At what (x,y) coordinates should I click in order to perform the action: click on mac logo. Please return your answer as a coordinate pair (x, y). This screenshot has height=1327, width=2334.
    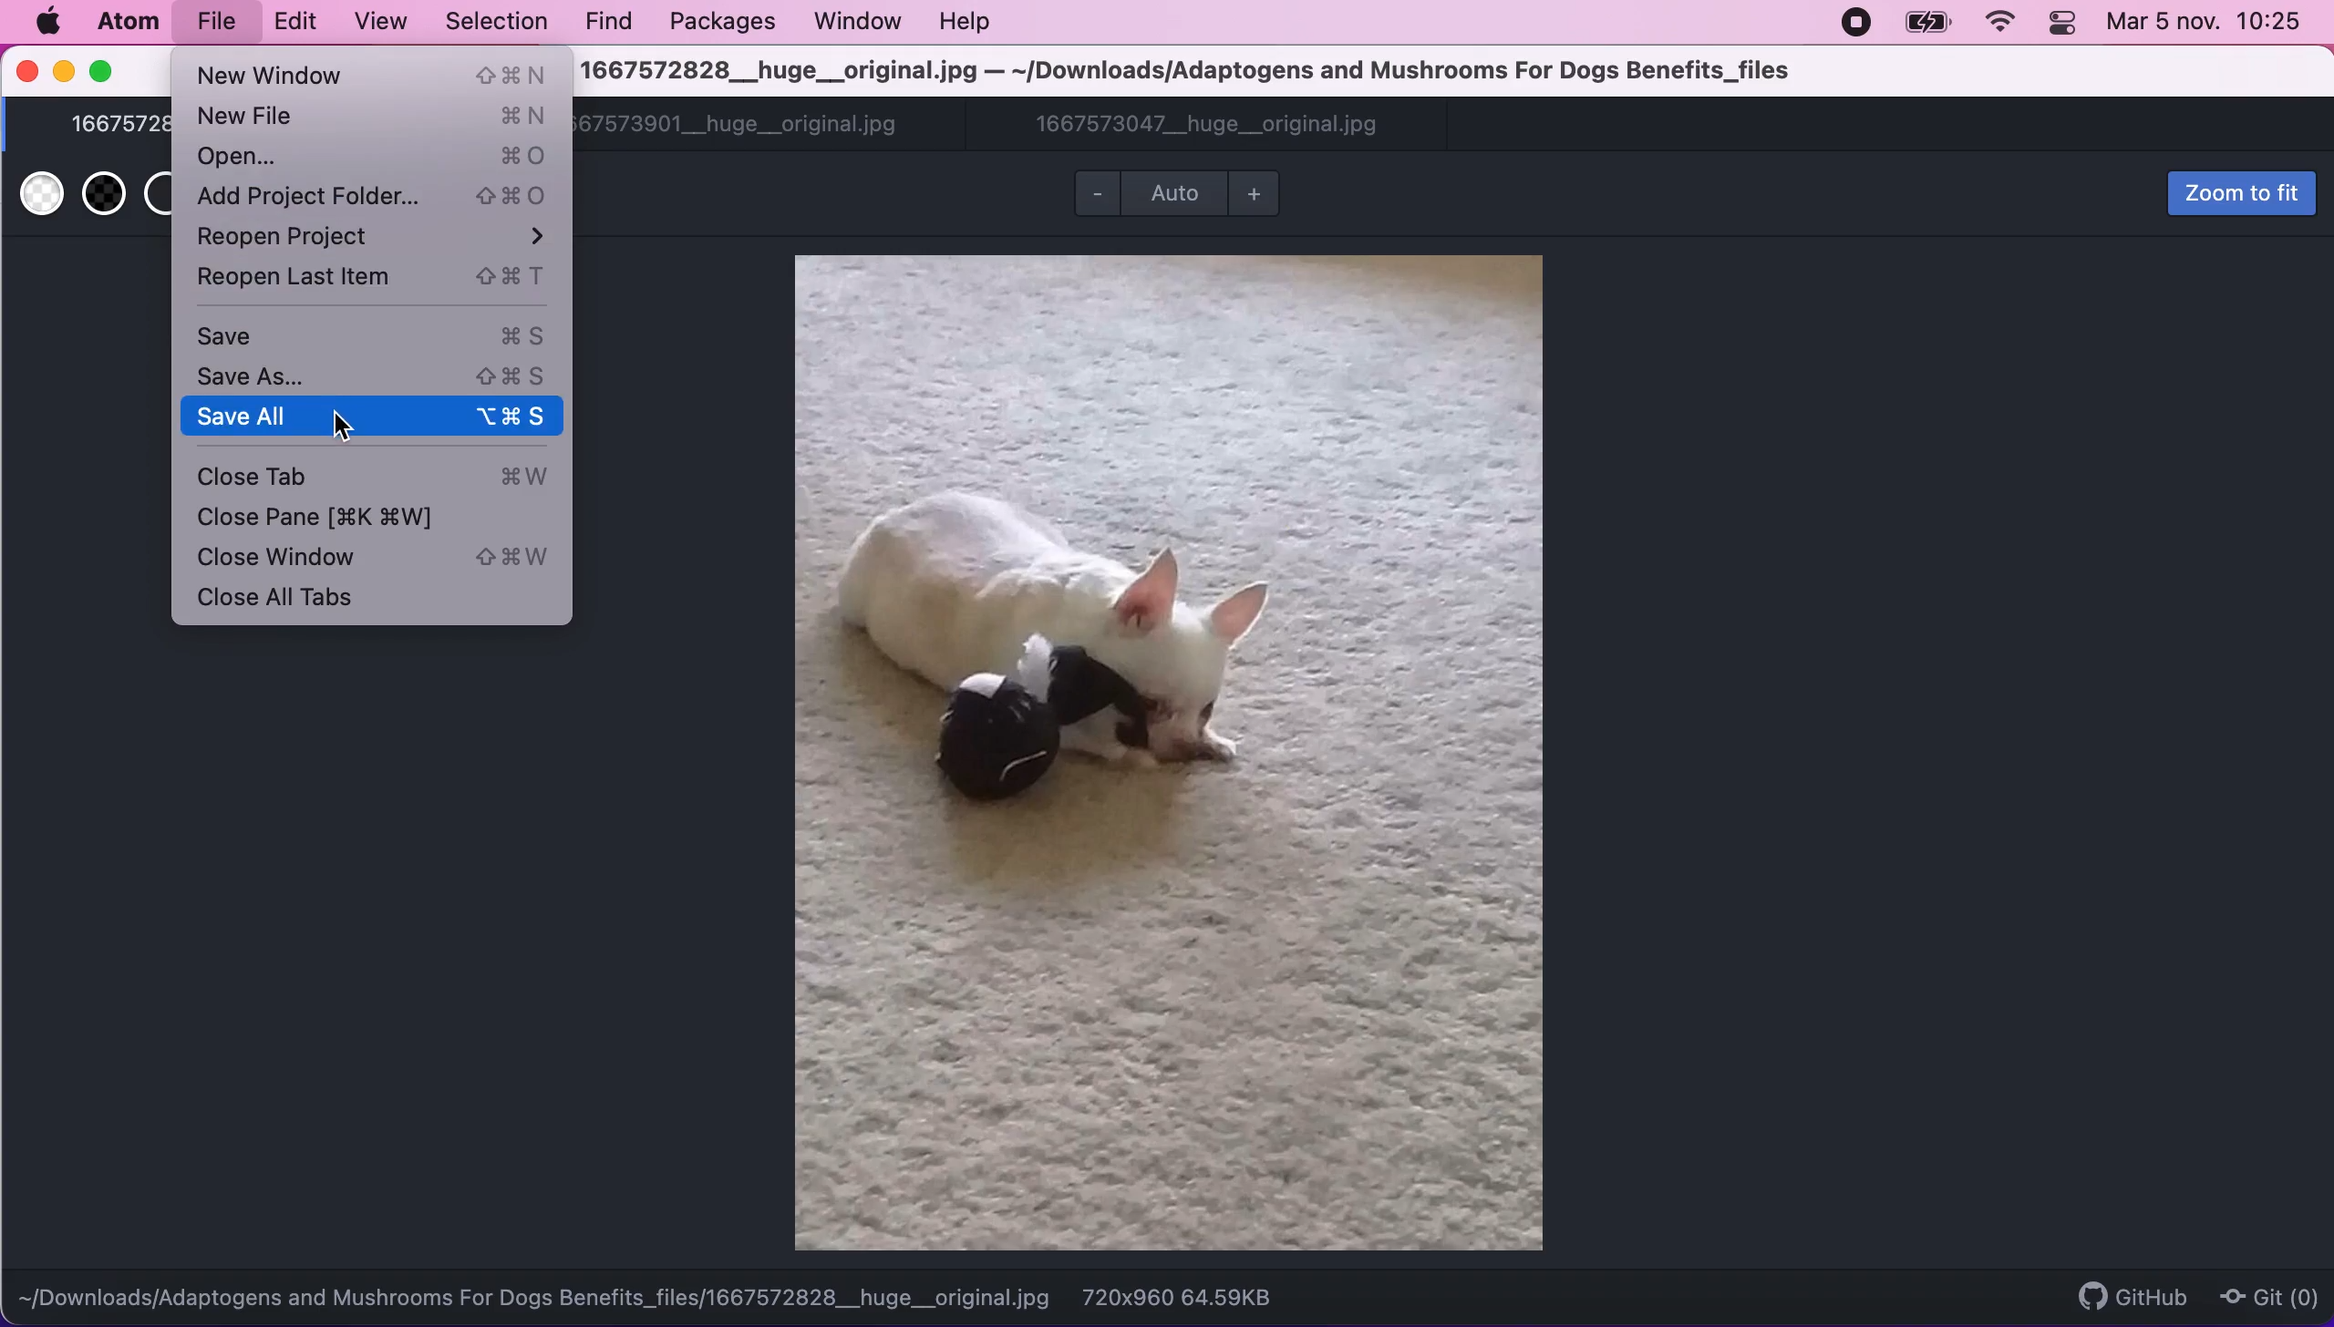
    Looking at the image, I should click on (49, 24).